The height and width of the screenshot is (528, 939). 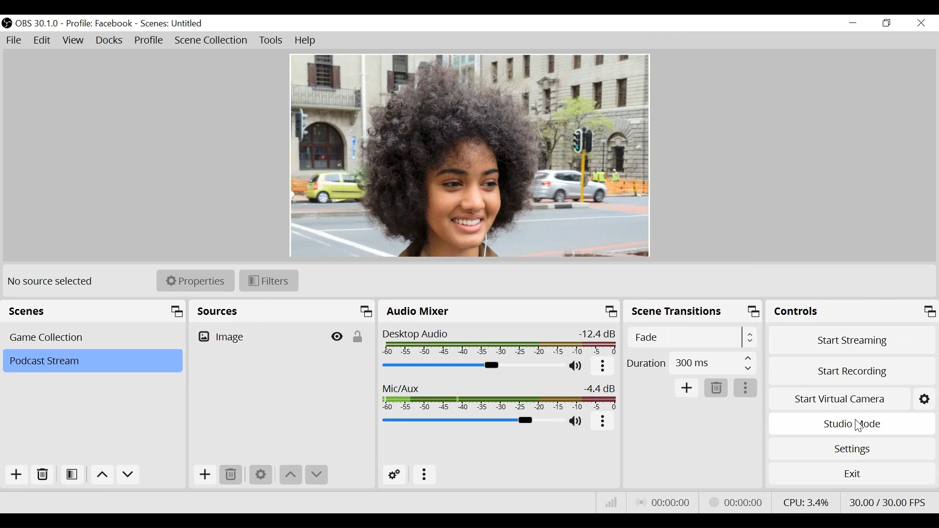 I want to click on Scene Collection, so click(x=212, y=41).